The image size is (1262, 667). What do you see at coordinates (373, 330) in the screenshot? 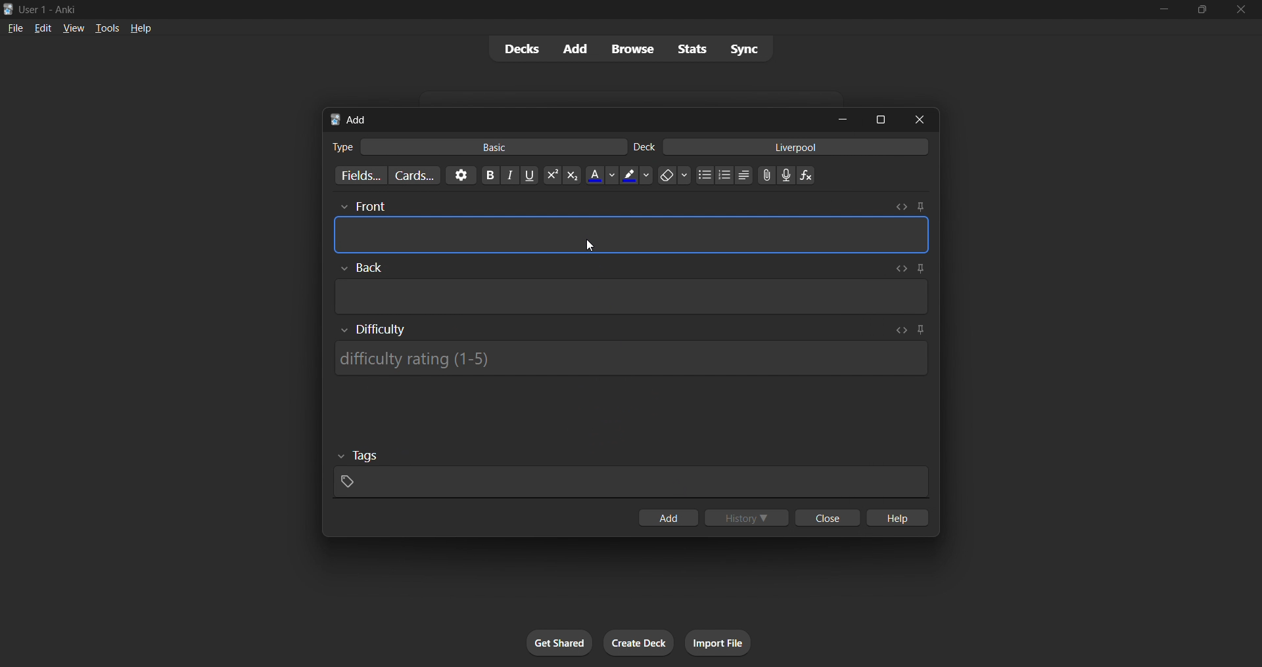
I see `Show/Hide Difficulty rating input box` at bounding box center [373, 330].